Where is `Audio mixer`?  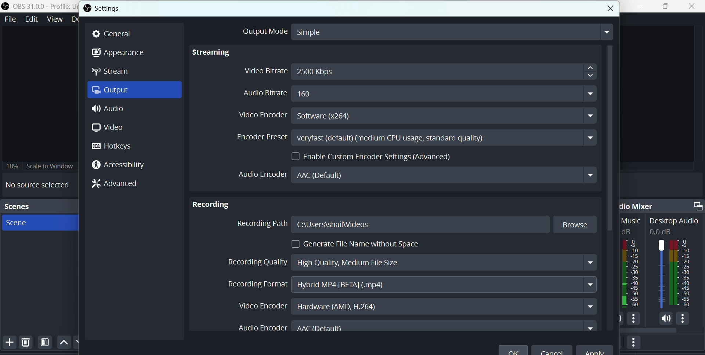
Audio mixer is located at coordinates (661, 205).